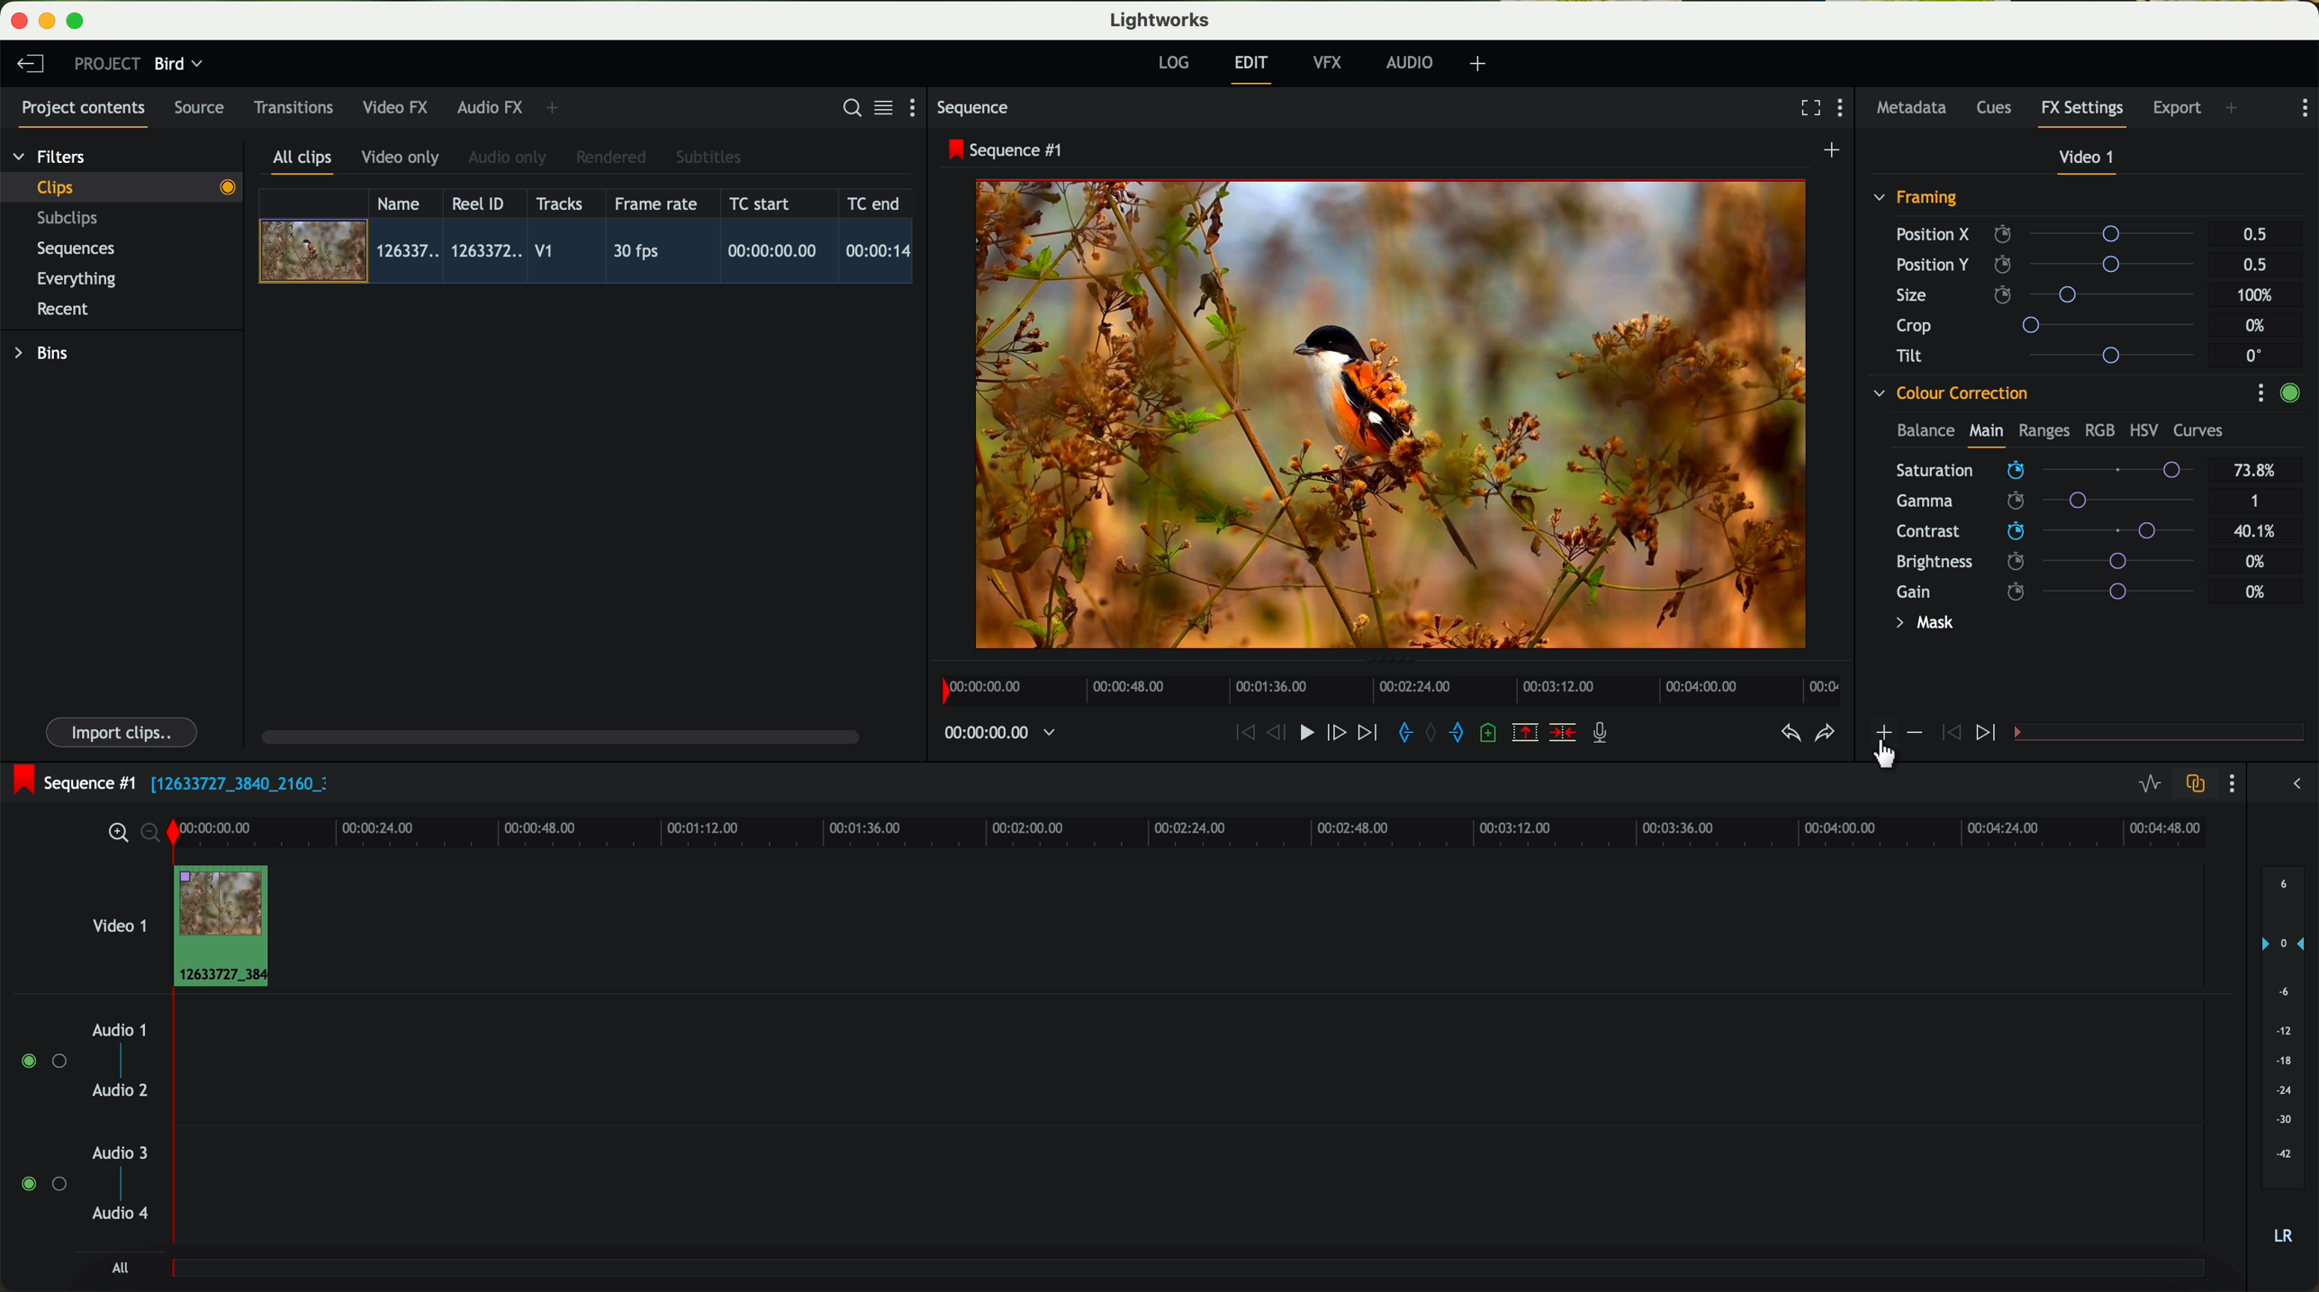 Image resolution: width=2319 pixels, height=1292 pixels. I want to click on show settings menu, so click(2230, 783).